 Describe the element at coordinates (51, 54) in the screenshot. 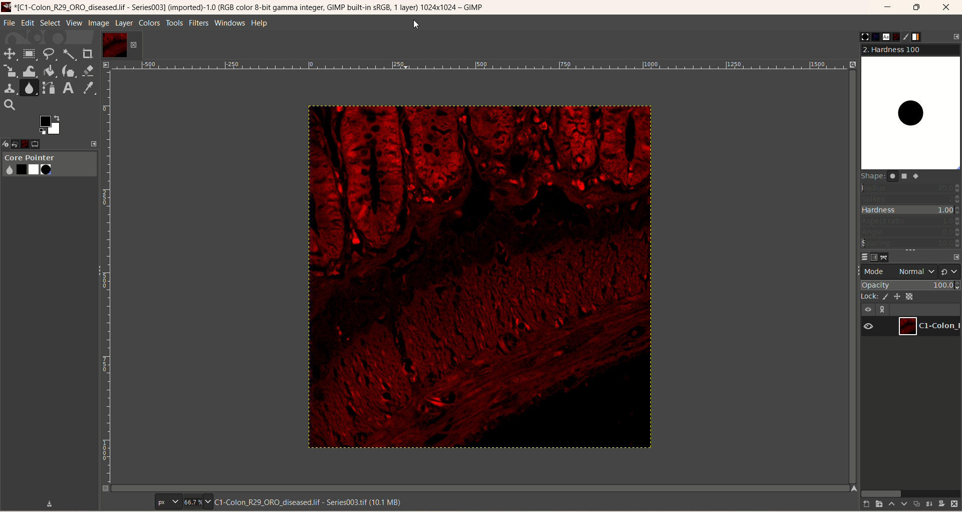

I see `free select tool` at that location.